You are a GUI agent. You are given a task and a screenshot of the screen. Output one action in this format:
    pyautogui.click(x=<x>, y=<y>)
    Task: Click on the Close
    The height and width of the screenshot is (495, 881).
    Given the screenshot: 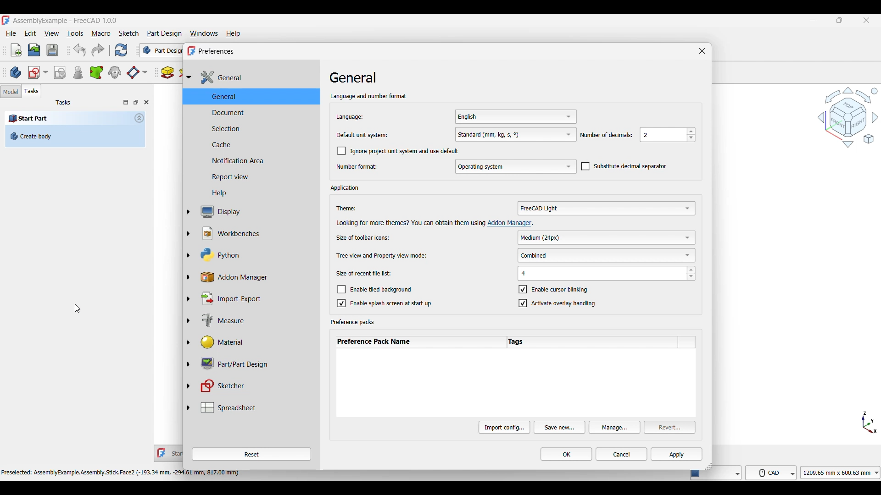 What is the action you would take?
    pyautogui.click(x=146, y=102)
    